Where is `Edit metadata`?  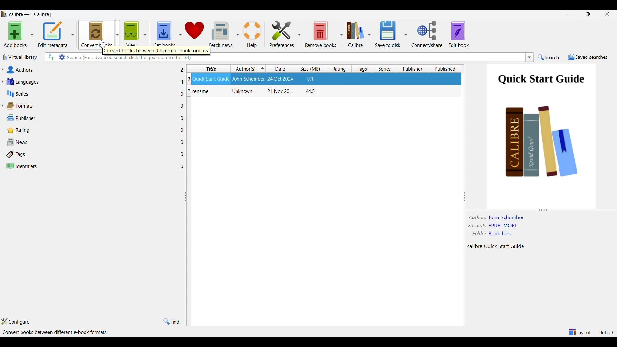
Edit metadata is located at coordinates (53, 34).